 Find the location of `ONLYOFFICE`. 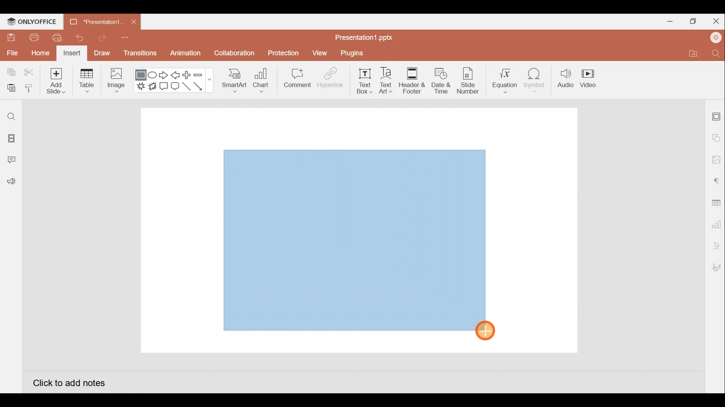

ONLYOFFICE is located at coordinates (32, 21).